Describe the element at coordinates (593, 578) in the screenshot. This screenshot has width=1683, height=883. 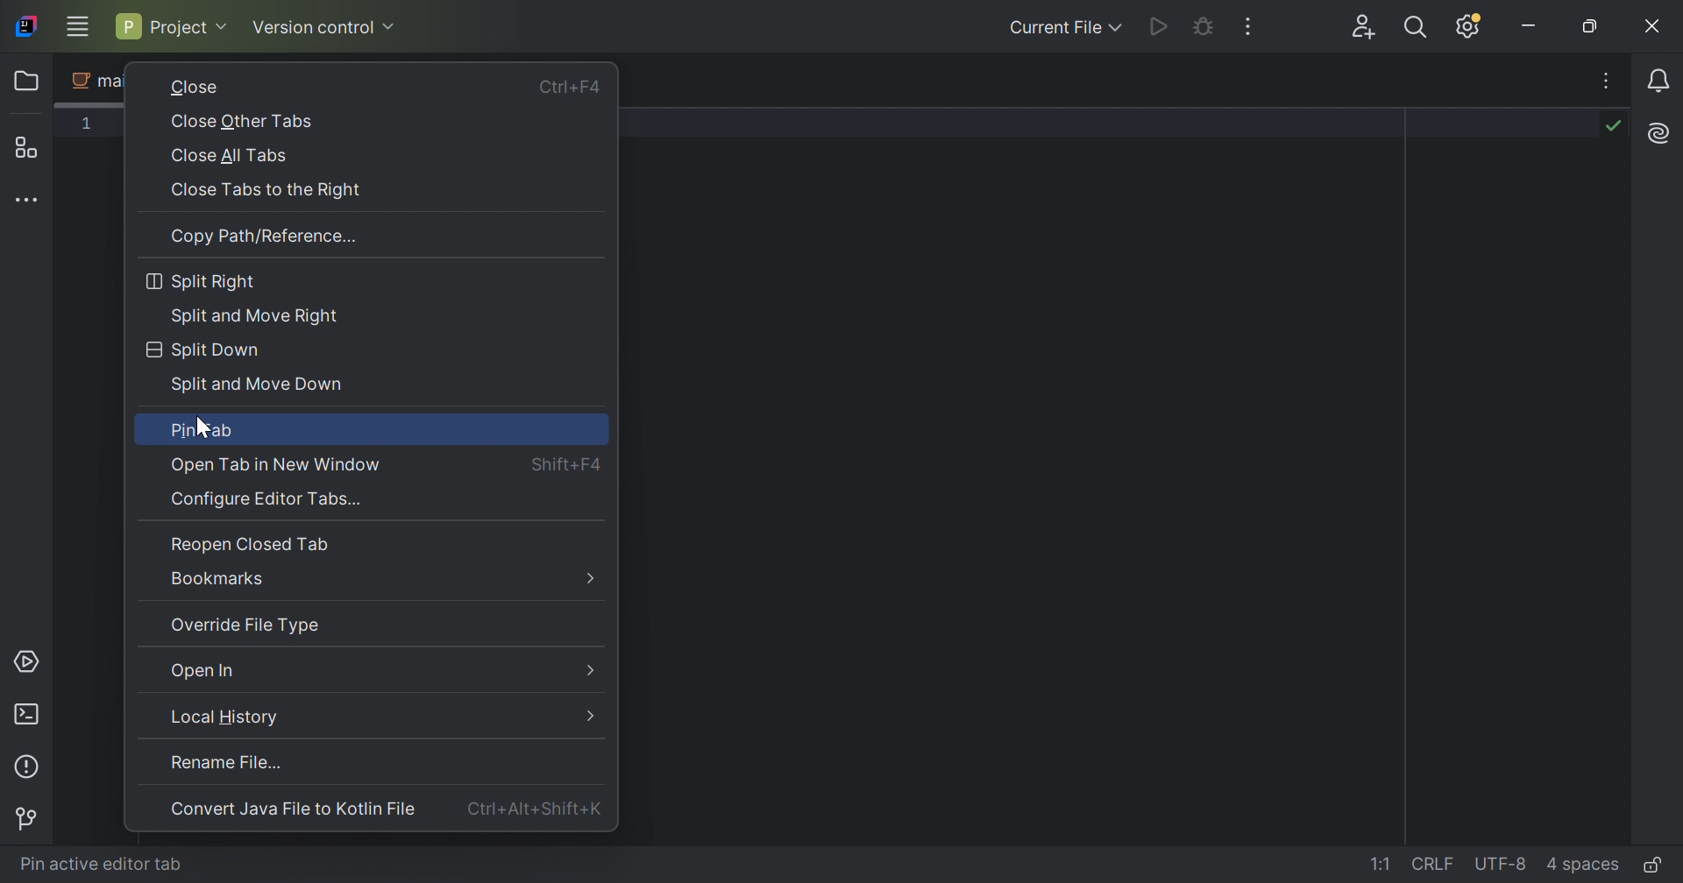
I see `more` at that location.